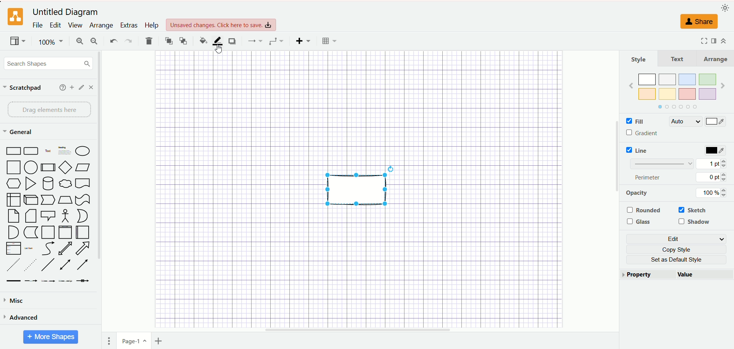 The image size is (734, 349). Describe the element at coordinates (724, 42) in the screenshot. I see `expand/collapse` at that location.